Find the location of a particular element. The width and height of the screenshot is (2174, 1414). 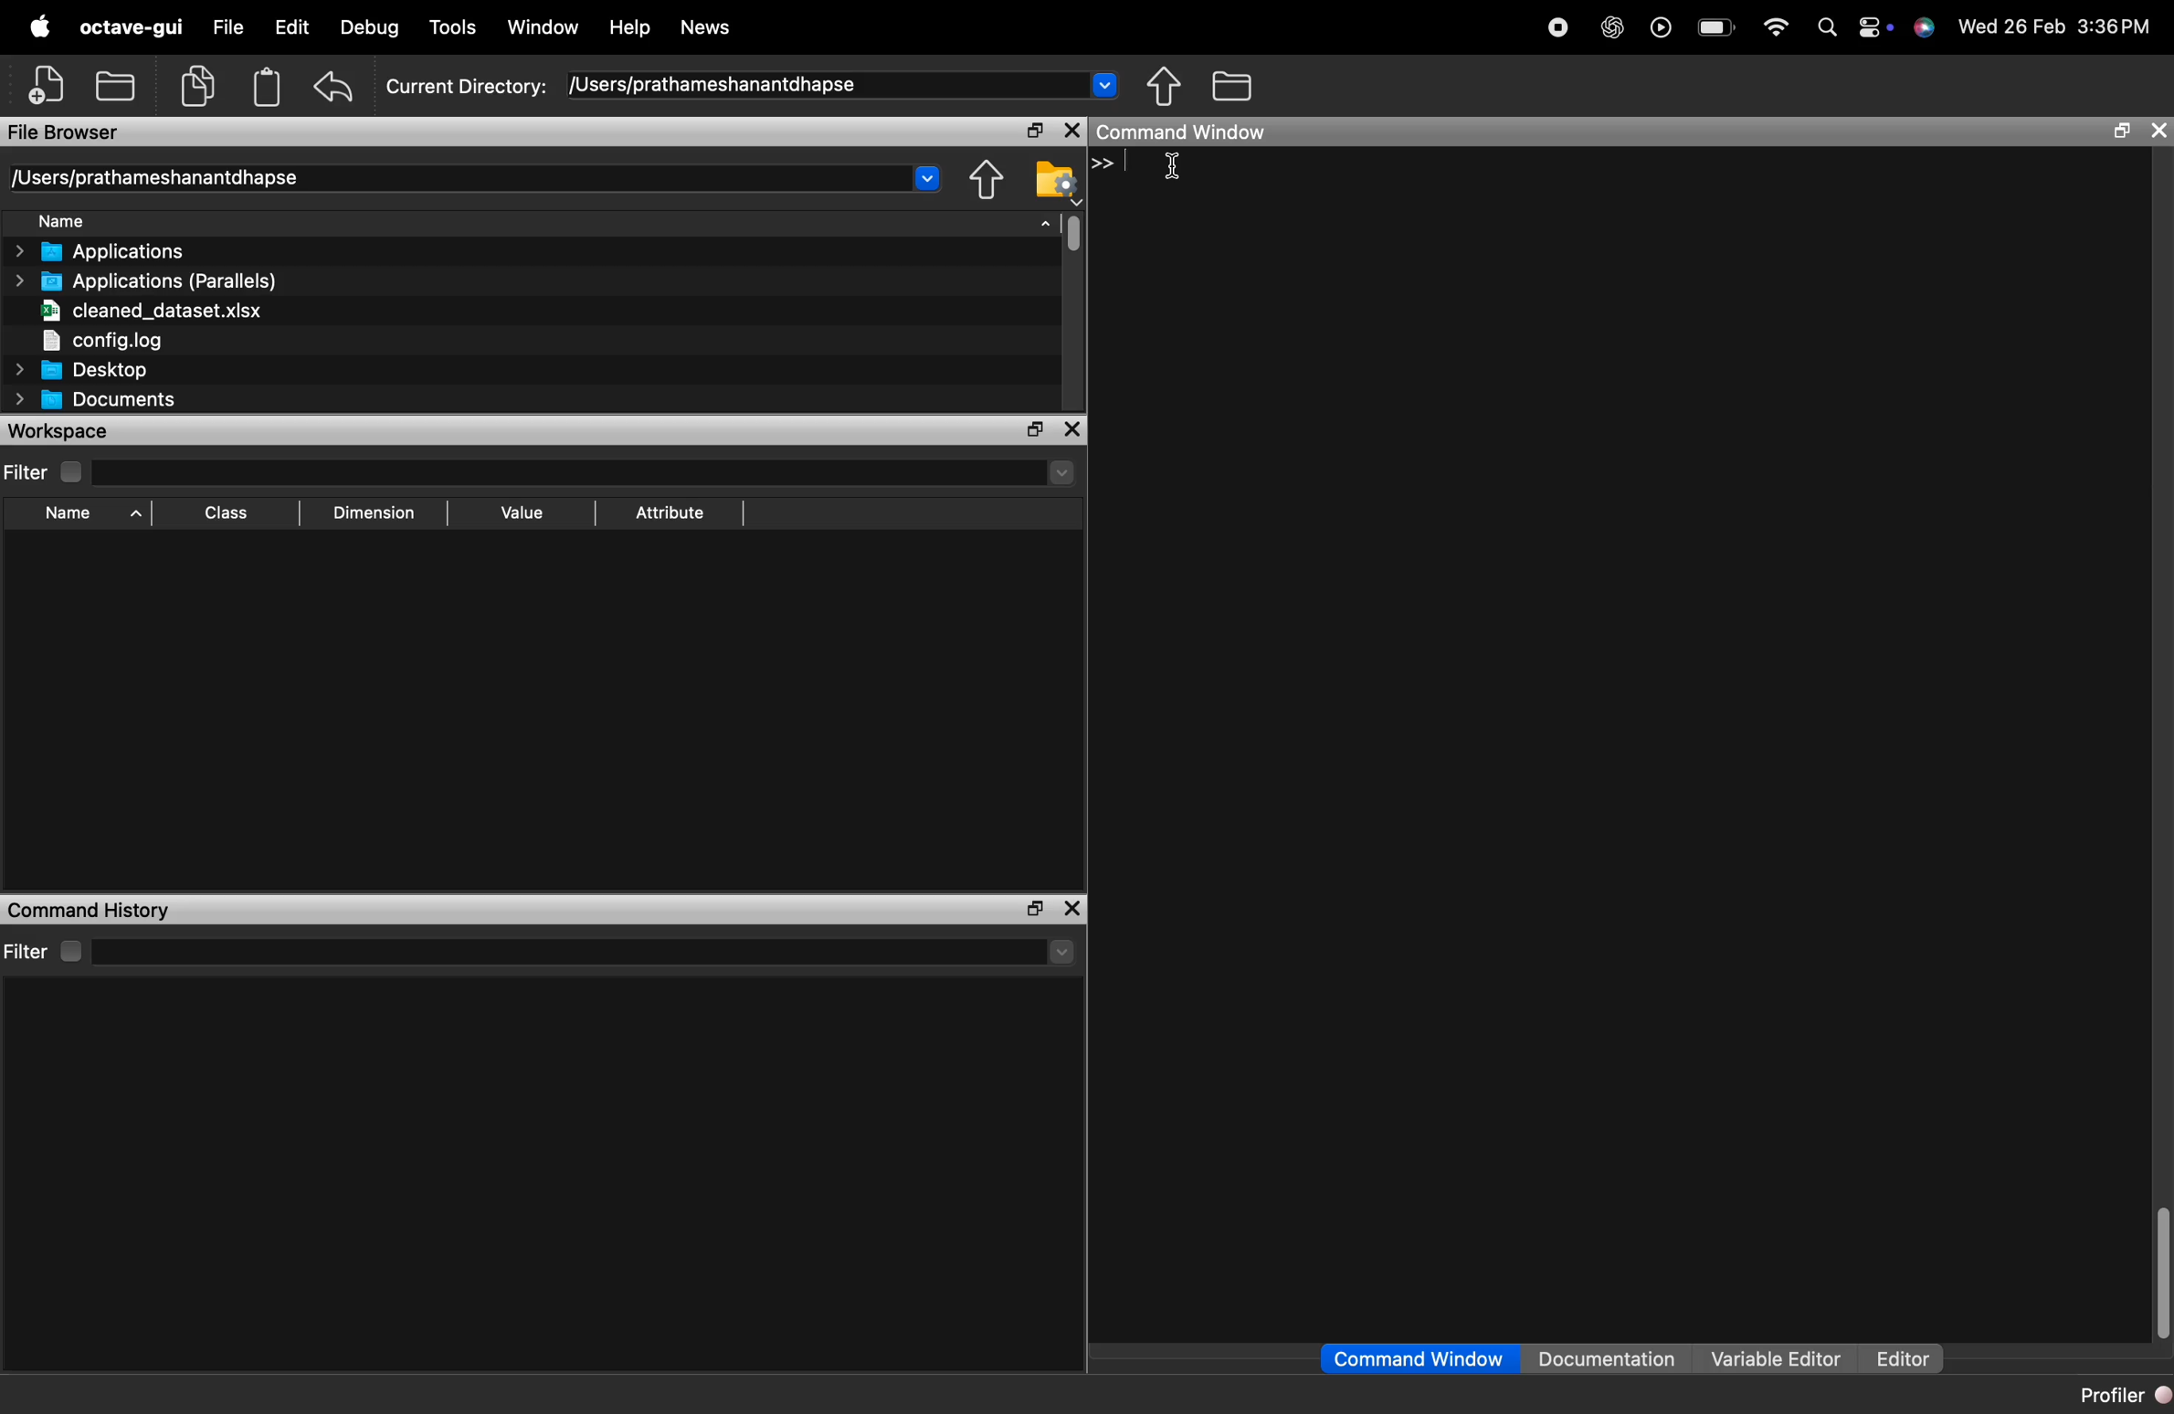

control center is located at coordinates (1877, 29).